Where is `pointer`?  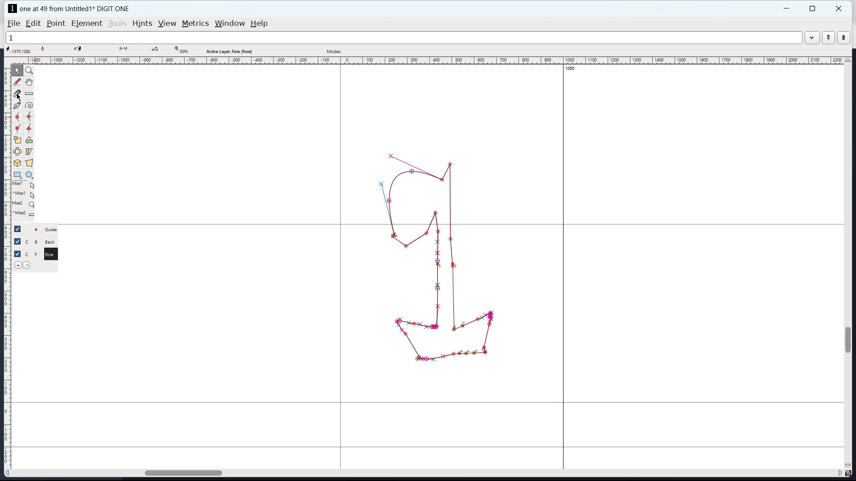
pointer is located at coordinates (17, 70).